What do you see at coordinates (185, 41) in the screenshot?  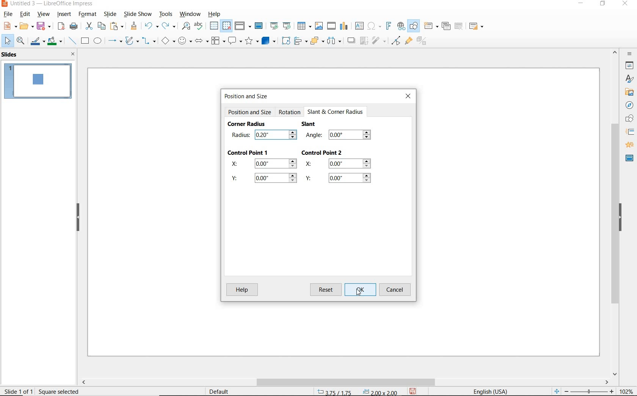 I see `symbol shapes` at bounding box center [185, 41].